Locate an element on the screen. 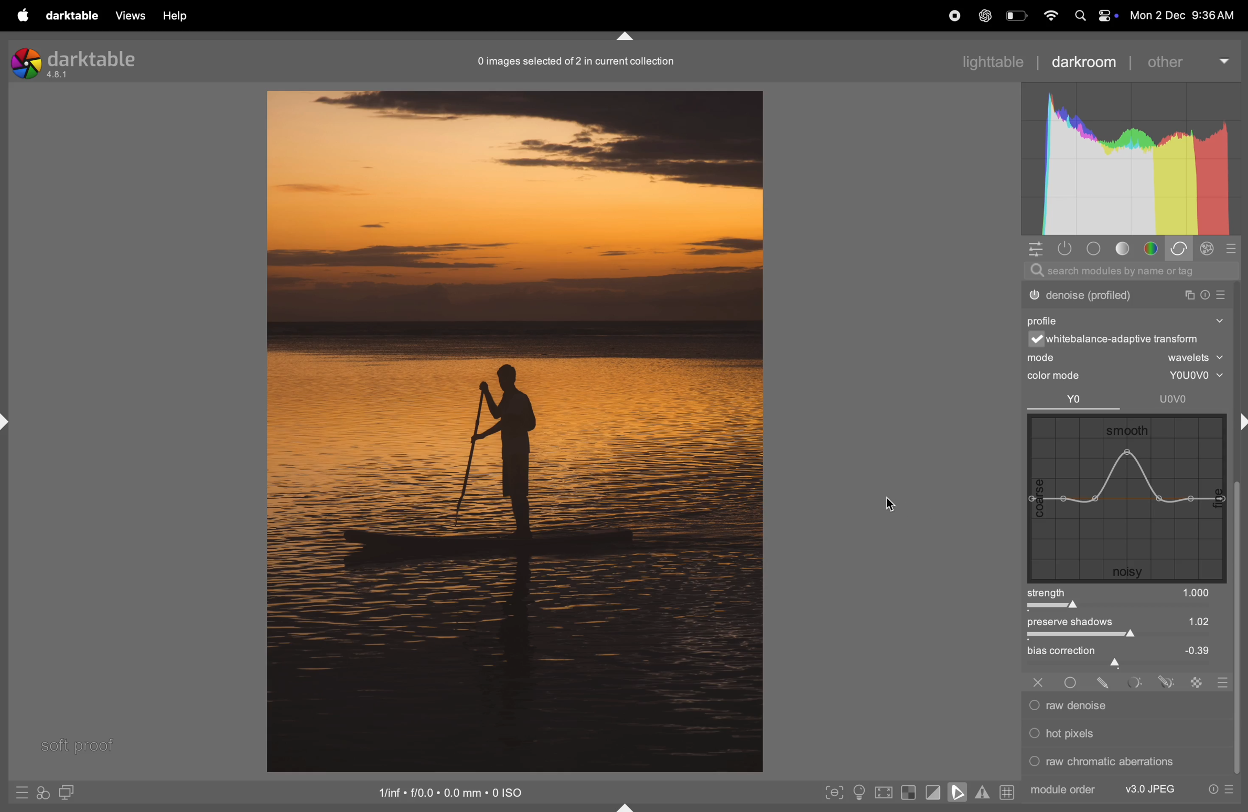 The image size is (1248, 812). image is located at coordinates (514, 430).